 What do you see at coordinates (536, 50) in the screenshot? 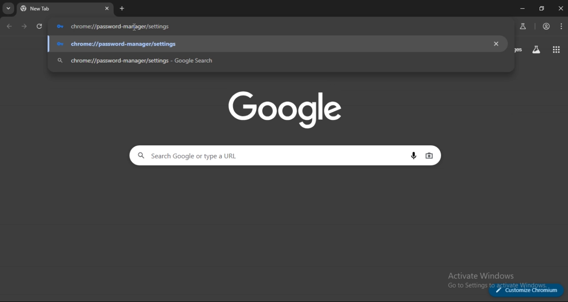
I see `search labs` at bounding box center [536, 50].